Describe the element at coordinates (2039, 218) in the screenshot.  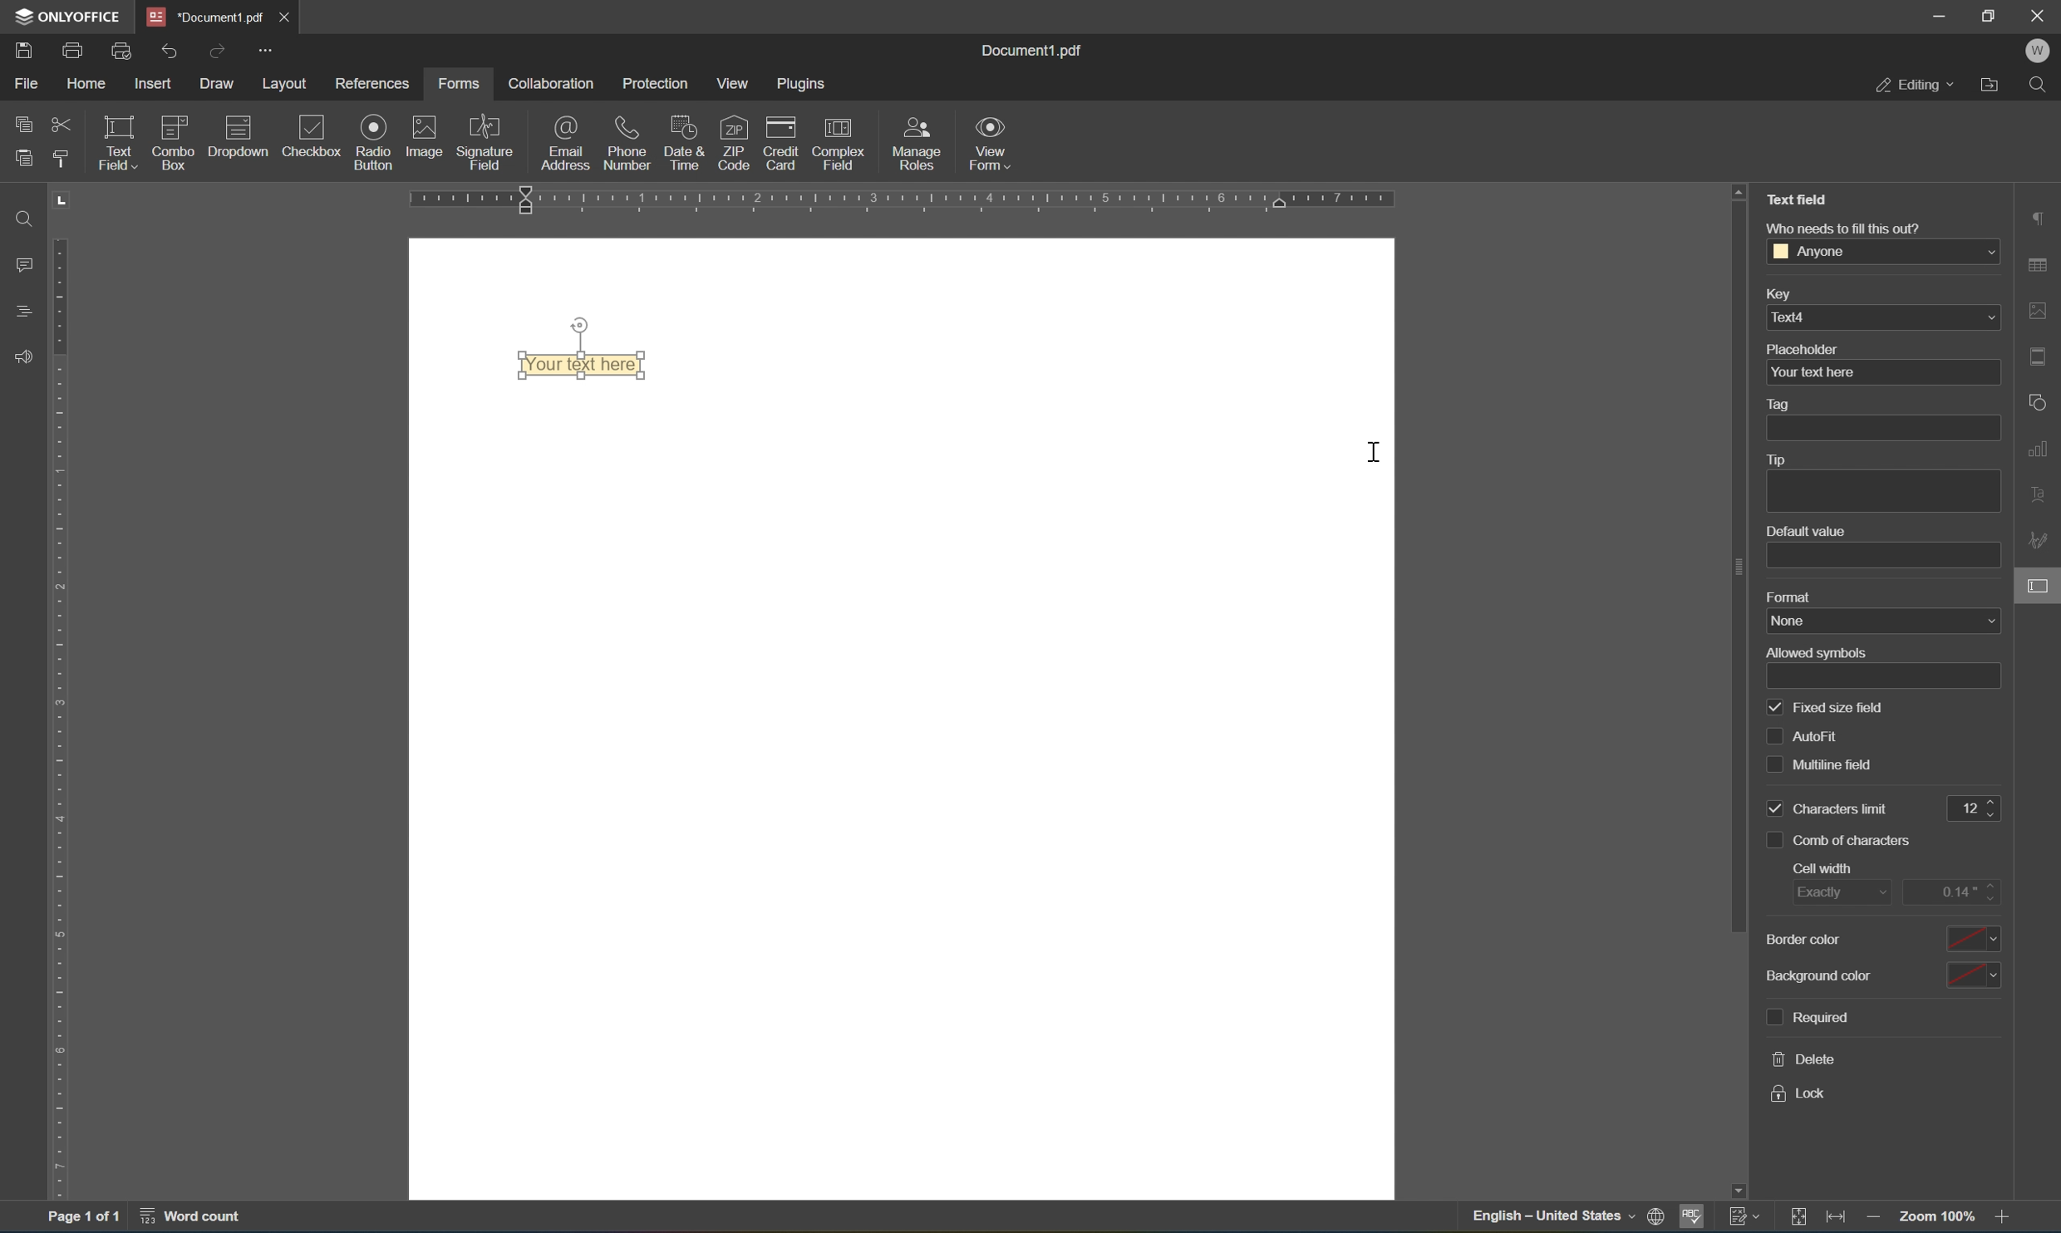
I see `paragraph settings` at that location.